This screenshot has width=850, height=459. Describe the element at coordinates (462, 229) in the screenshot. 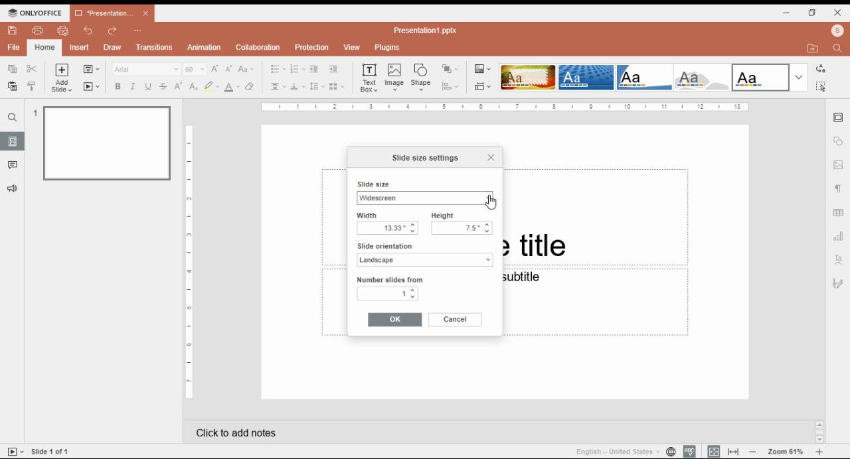

I see `7.5"` at that location.